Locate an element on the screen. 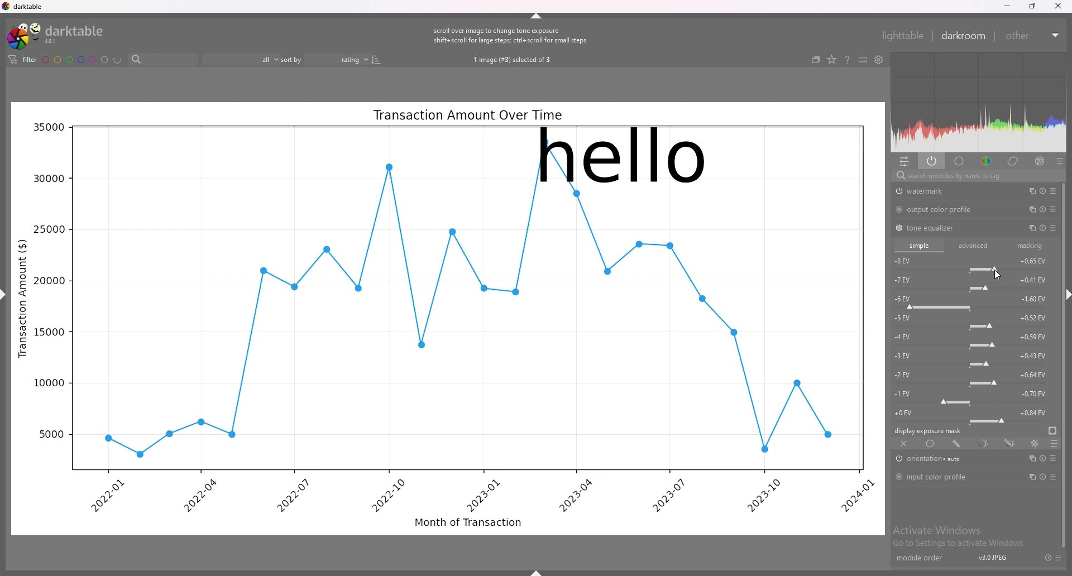 This screenshot has width=1072, height=576. 2022-01 is located at coordinates (112, 496).